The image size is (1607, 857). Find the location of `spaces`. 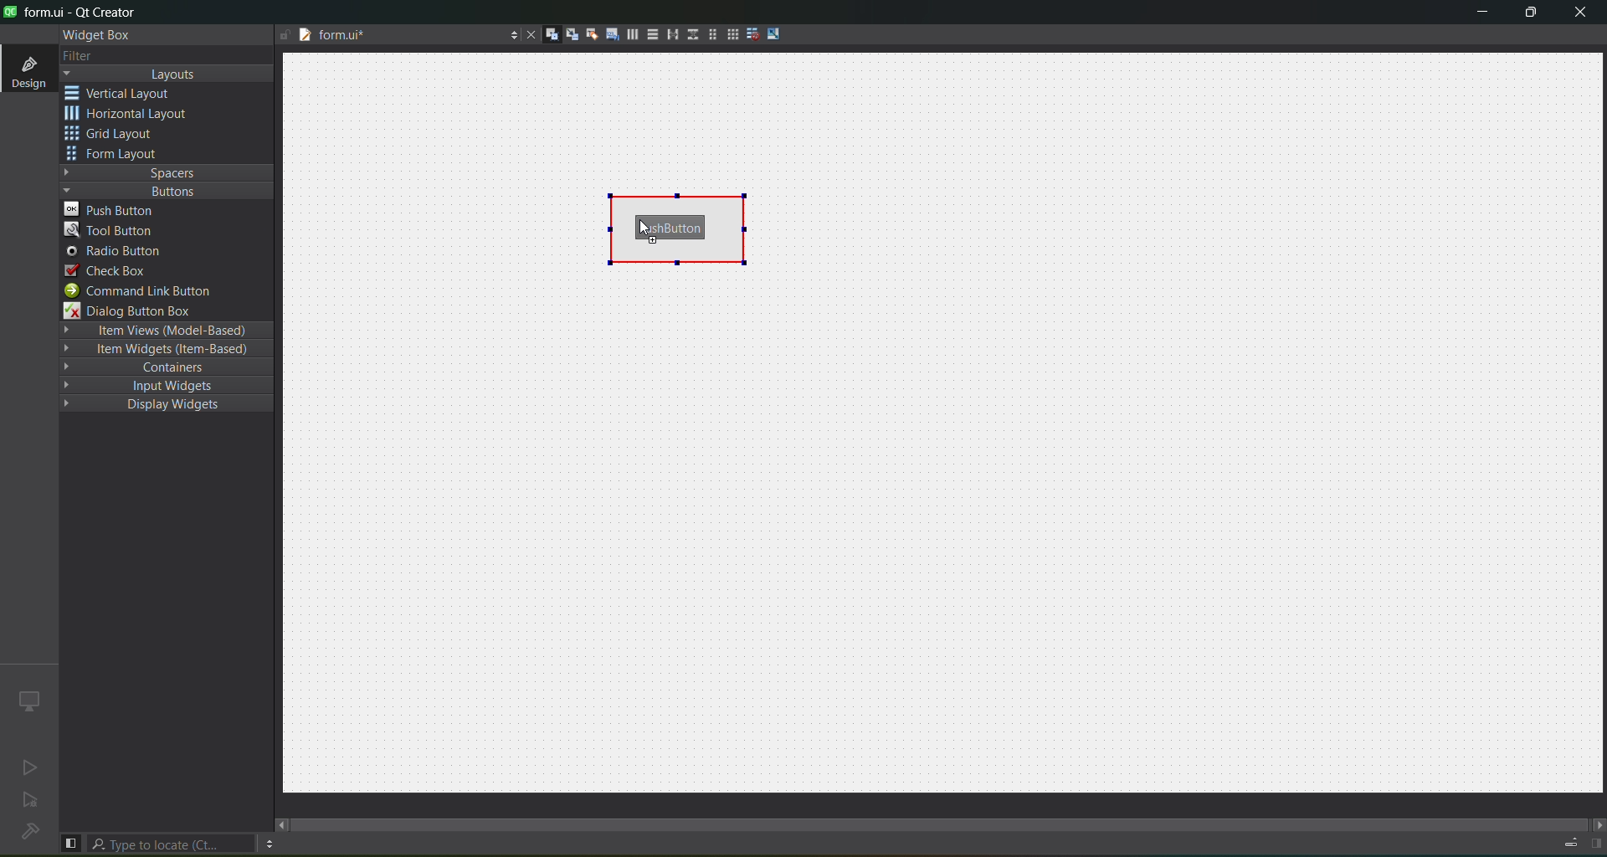

spaces is located at coordinates (167, 172).